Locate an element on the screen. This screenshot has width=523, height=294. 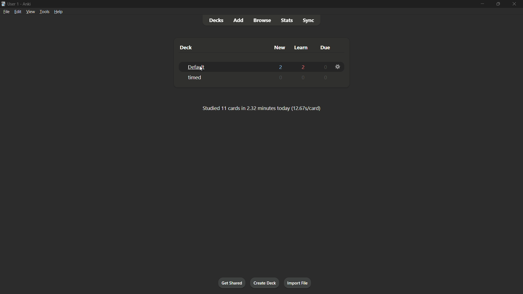
default is located at coordinates (195, 68).